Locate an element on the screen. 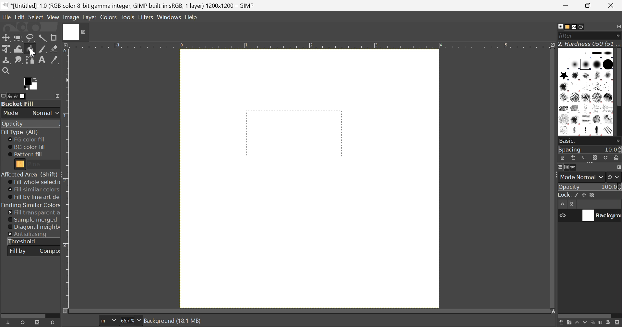 This screenshot has width=622, height=327. Pattern fill is located at coordinates (25, 154).